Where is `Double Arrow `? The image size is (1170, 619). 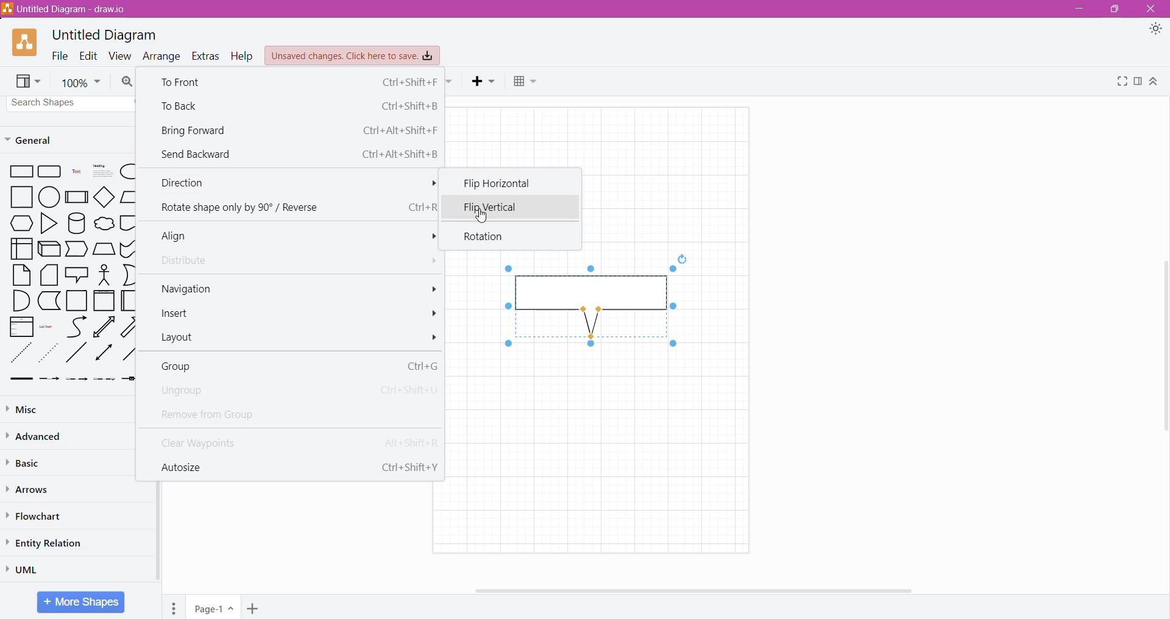 Double Arrow  is located at coordinates (104, 353).